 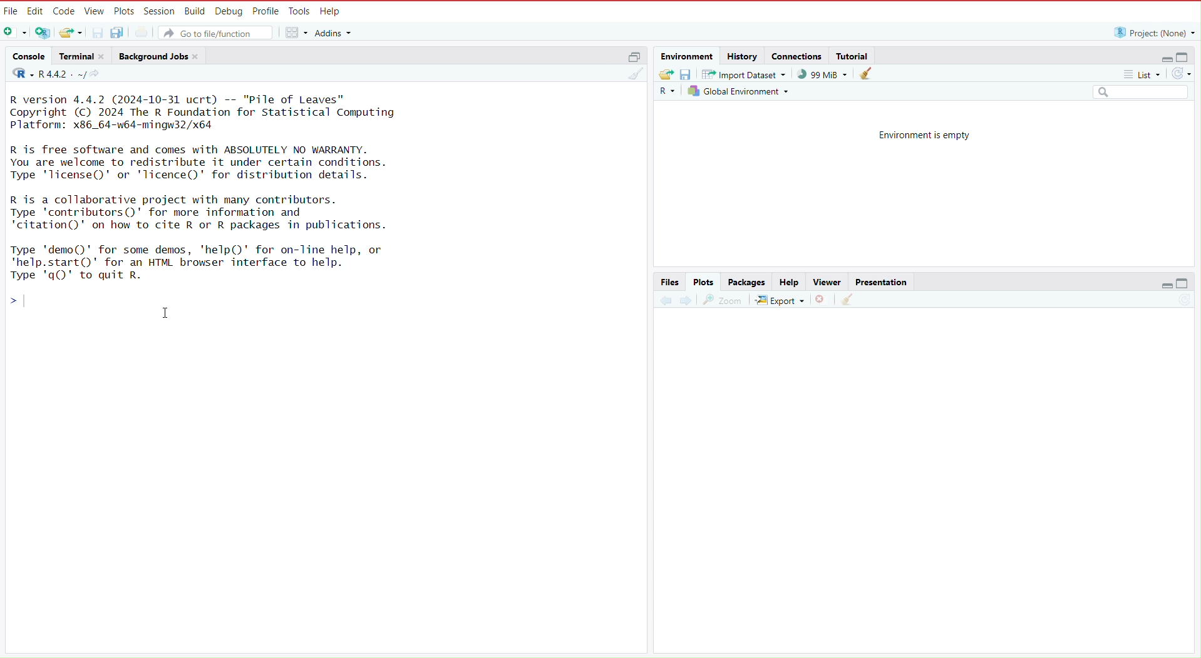 What do you see at coordinates (198, 56) in the screenshot?
I see `close` at bounding box center [198, 56].